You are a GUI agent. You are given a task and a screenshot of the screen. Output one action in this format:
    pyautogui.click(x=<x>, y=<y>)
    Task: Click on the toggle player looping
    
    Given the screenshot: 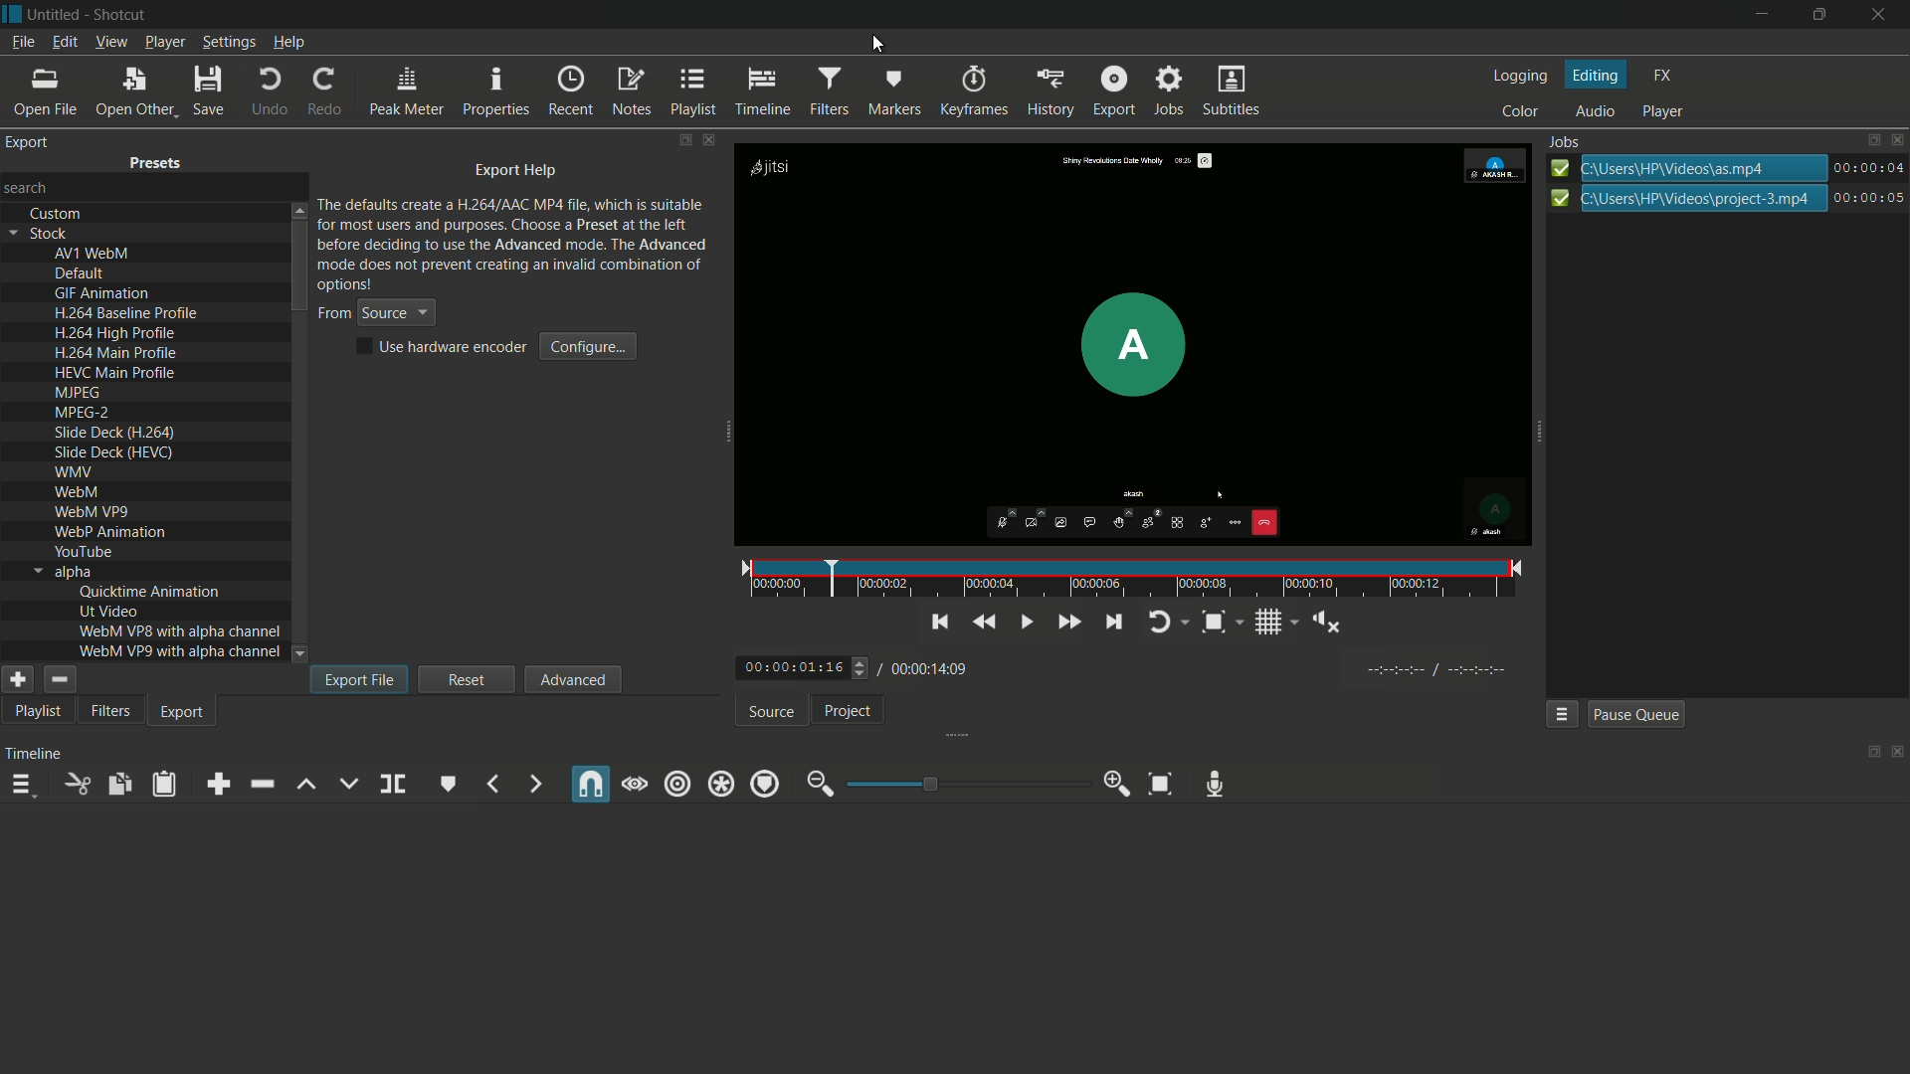 What is the action you would take?
    pyautogui.click(x=1163, y=618)
    